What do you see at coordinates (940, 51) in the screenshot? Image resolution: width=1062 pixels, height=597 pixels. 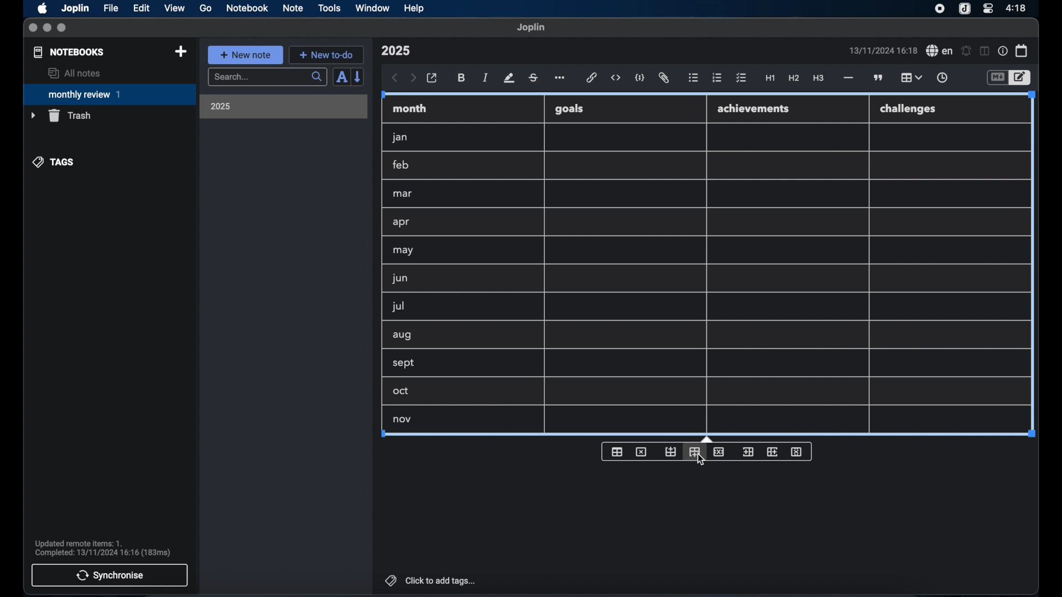 I see `spel check` at bounding box center [940, 51].